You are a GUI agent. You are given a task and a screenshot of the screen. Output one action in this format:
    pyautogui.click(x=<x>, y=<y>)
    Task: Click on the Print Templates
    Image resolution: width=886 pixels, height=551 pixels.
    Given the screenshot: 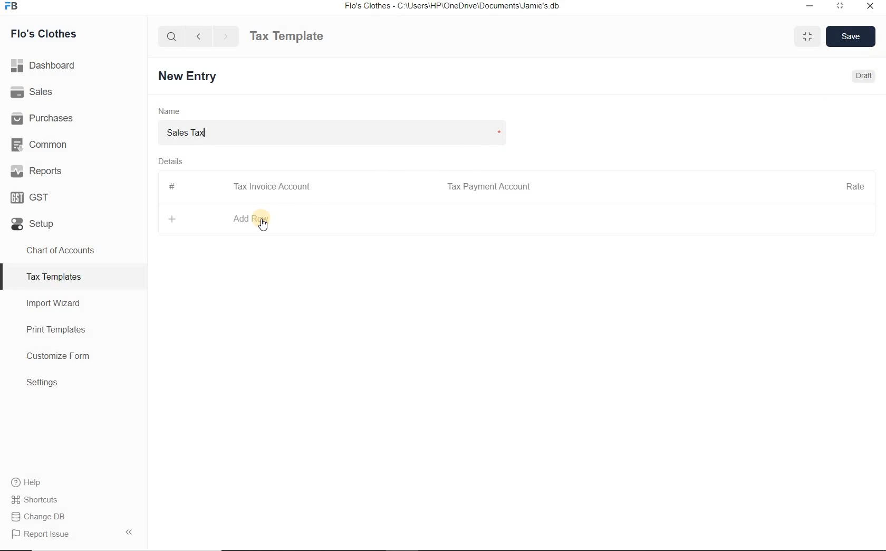 What is the action you would take?
    pyautogui.click(x=74, y=329)
    